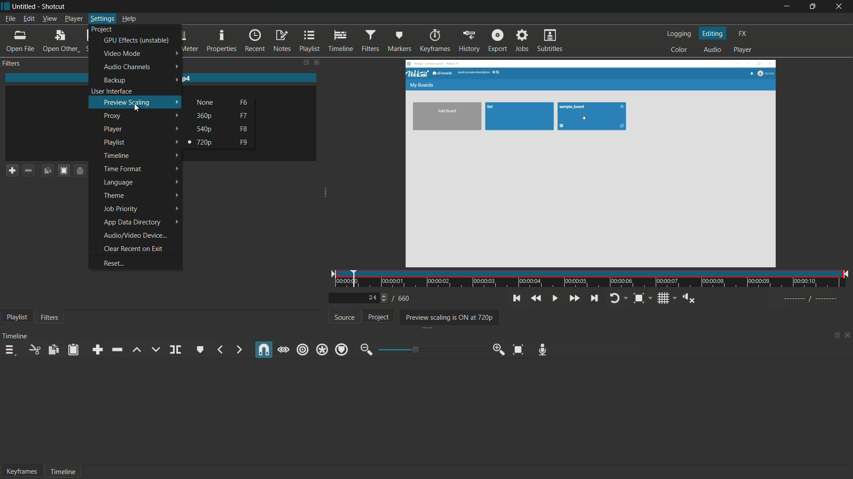 The height and width of the screenshot is (479, 853). Describe the element at coordinates (25, 7) in the screenshot. I see `project name` at that location.